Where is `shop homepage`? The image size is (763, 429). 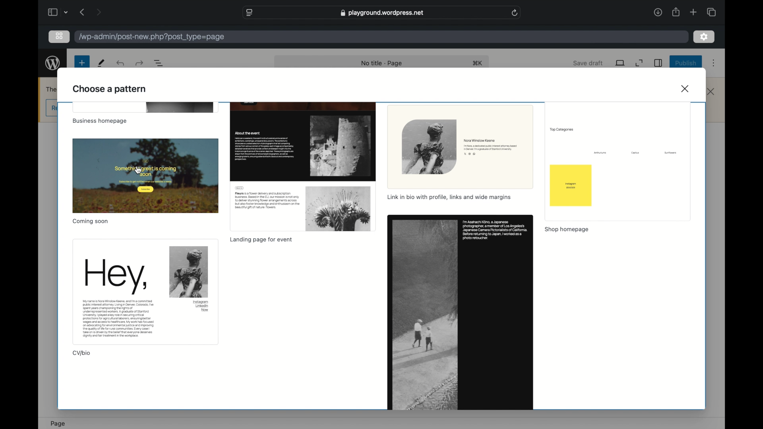
shop homepage is located at coordinates (569, 230).